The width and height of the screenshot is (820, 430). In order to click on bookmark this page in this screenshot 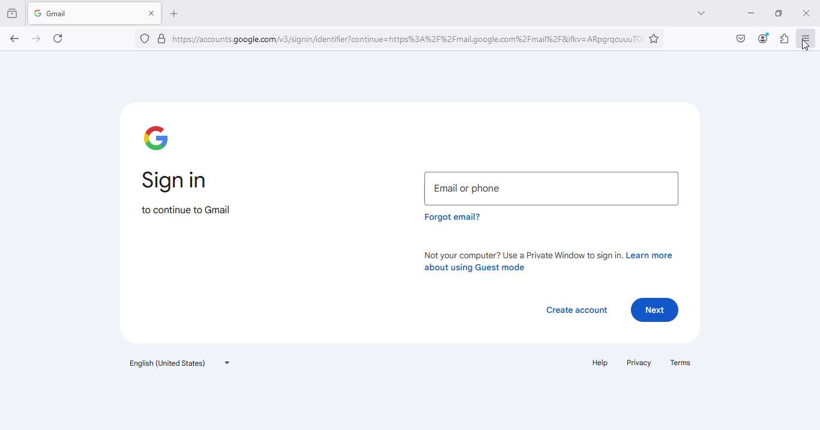, I will do `click(654, 39)`.